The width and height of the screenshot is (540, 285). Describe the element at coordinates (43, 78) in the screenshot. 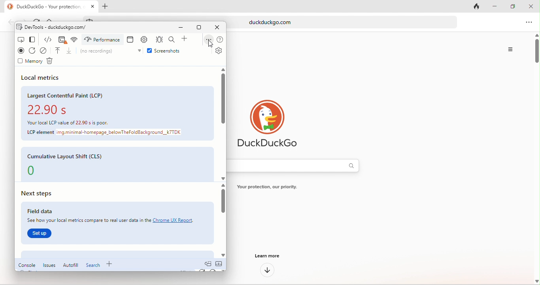

I see `local metrics` at that location.